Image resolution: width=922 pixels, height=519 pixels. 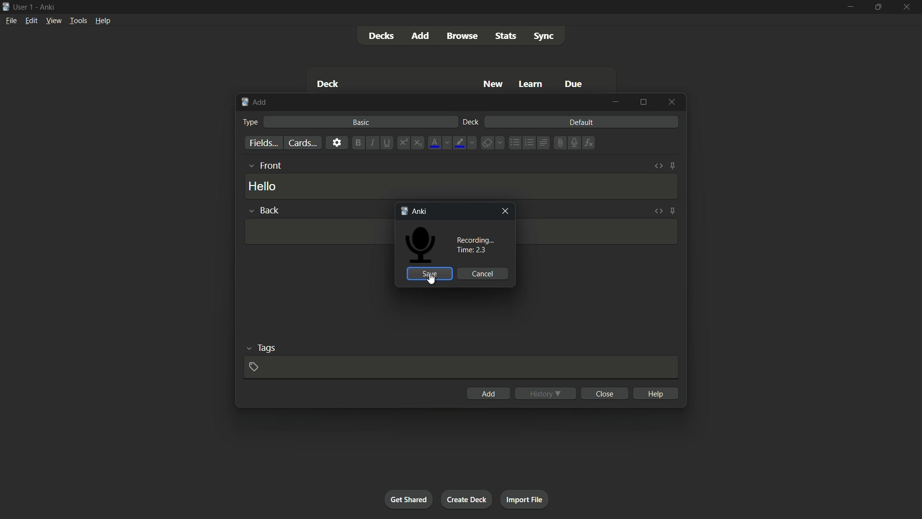 What do you see at coordinates (466, 143) in the screenshot?
I see `highlight text` at bounding box center [466, 143].